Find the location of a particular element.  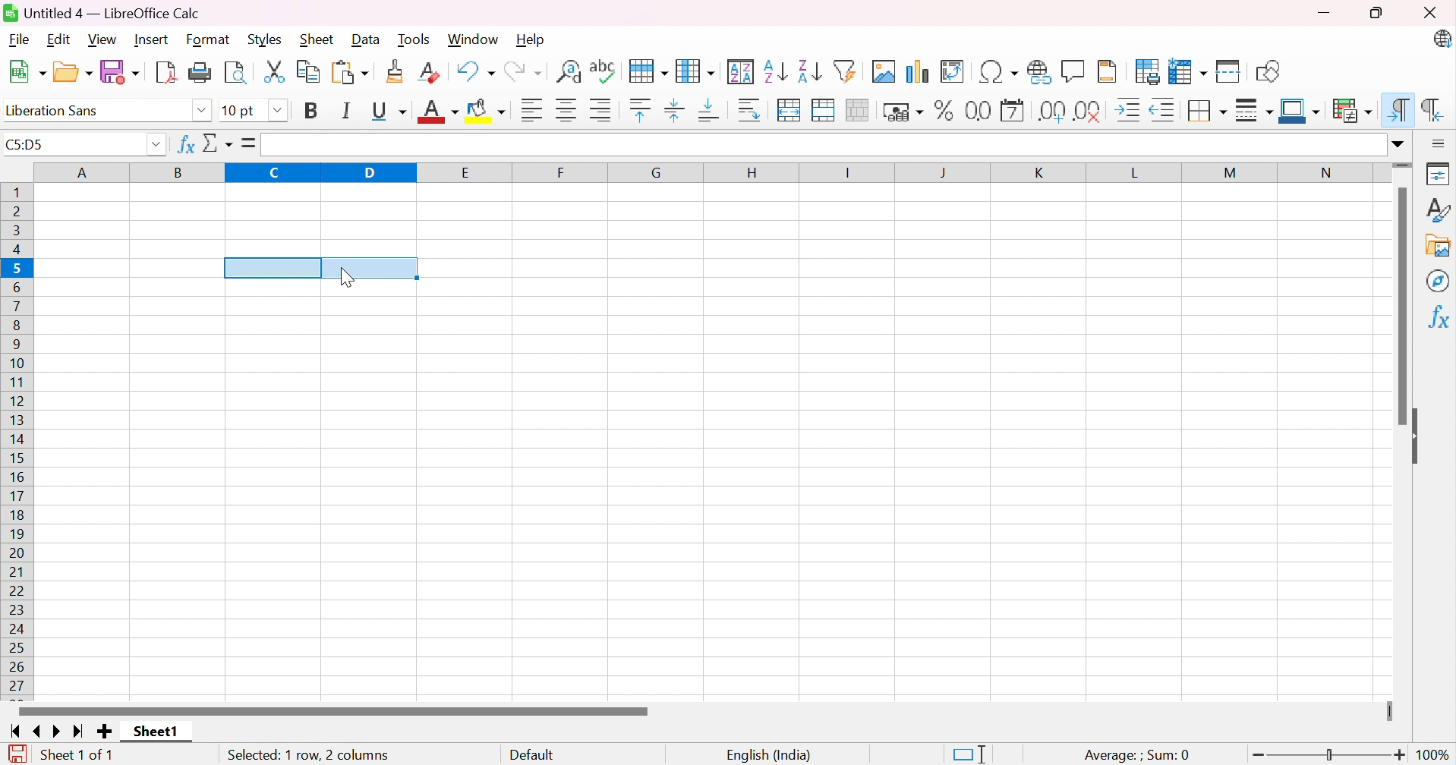

Clone Formatting is located at coordinates (396, 71).